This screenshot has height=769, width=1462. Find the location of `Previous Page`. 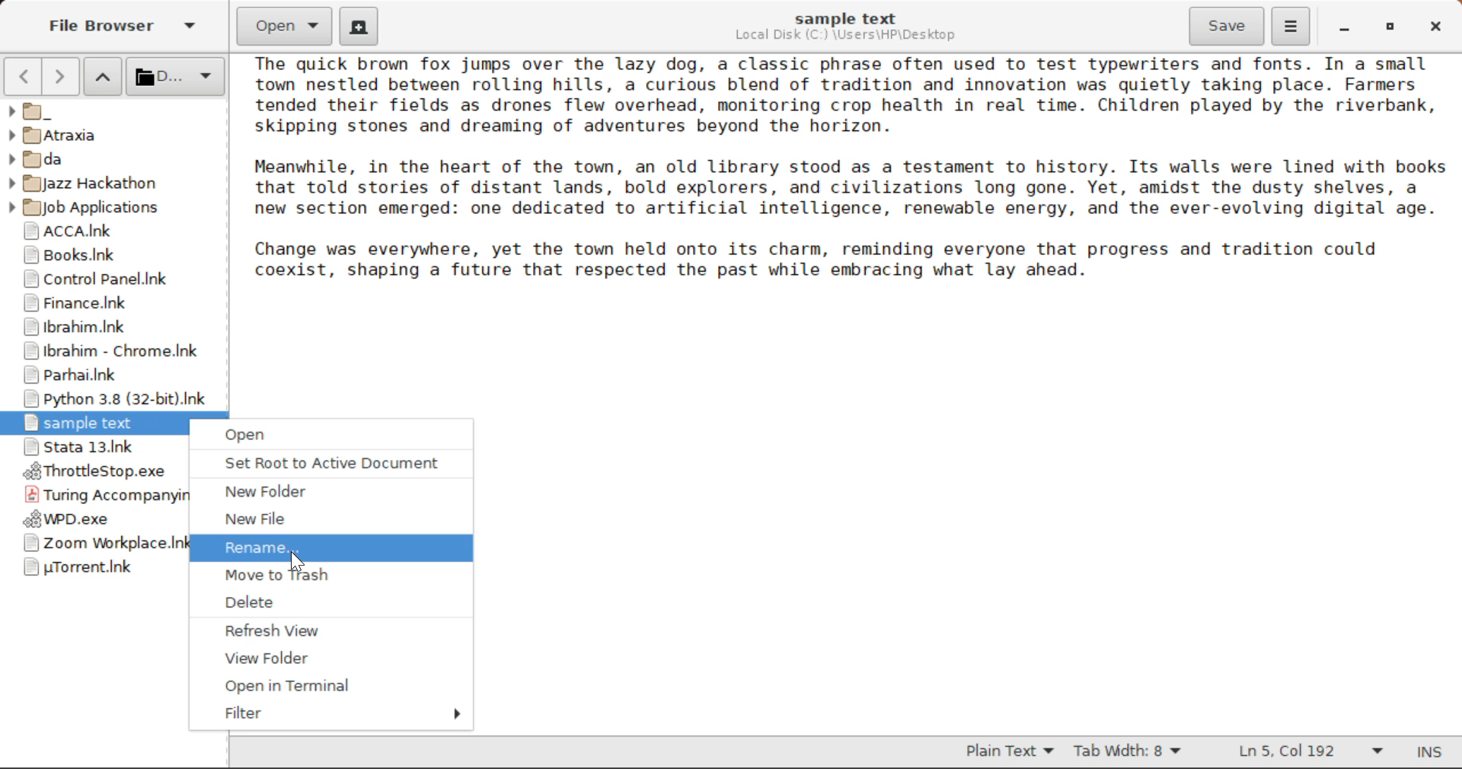

Previous Page is located at coordinates (22, 76).